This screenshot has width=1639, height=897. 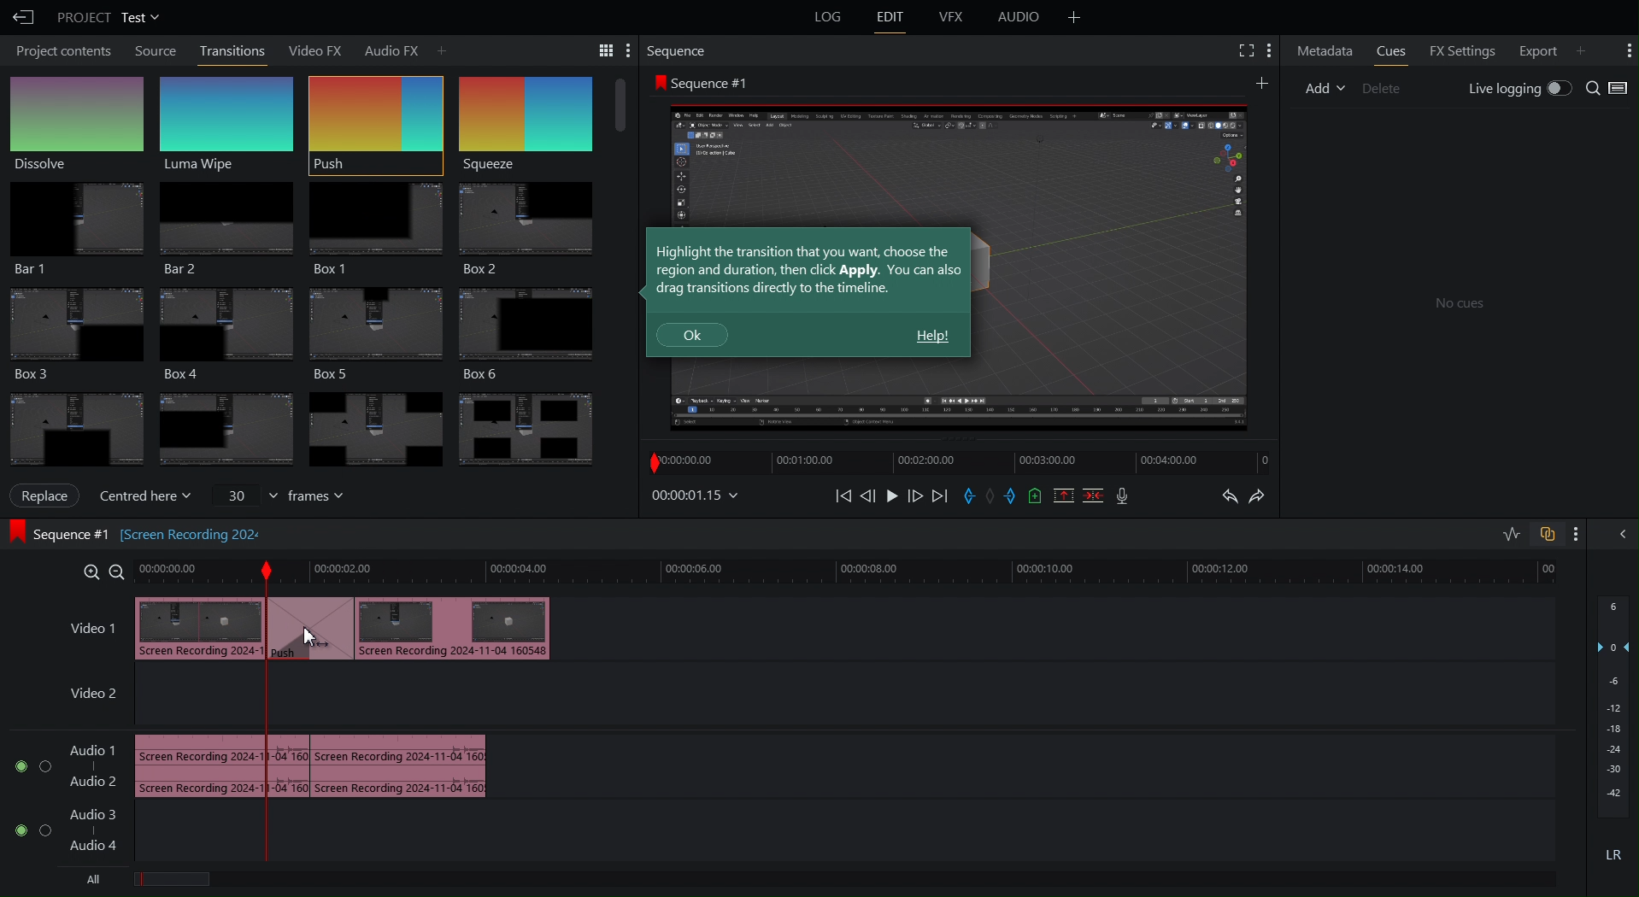 What do you see at coordinates (1113, 267) in the screenshot?
I see `Preview` at bounding box center [1113, 267].